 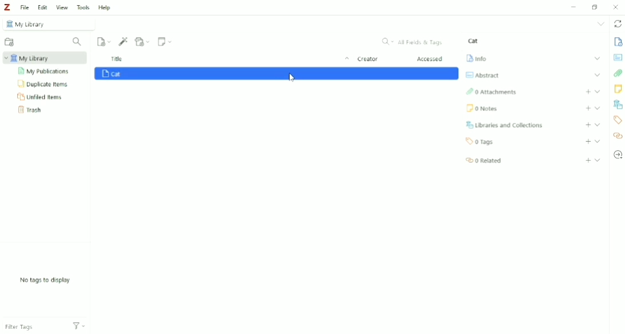 I want to click on Tags, so click(x=480, y=141).